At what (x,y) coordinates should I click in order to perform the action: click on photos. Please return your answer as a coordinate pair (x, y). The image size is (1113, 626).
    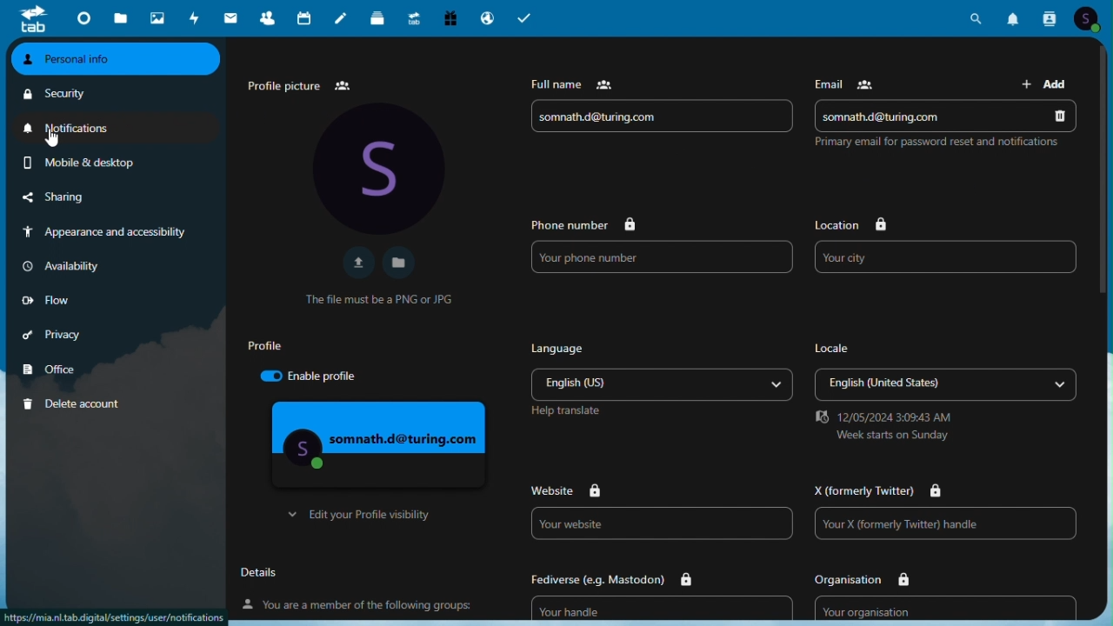
    Looking at the image, I should click on (157, 17).